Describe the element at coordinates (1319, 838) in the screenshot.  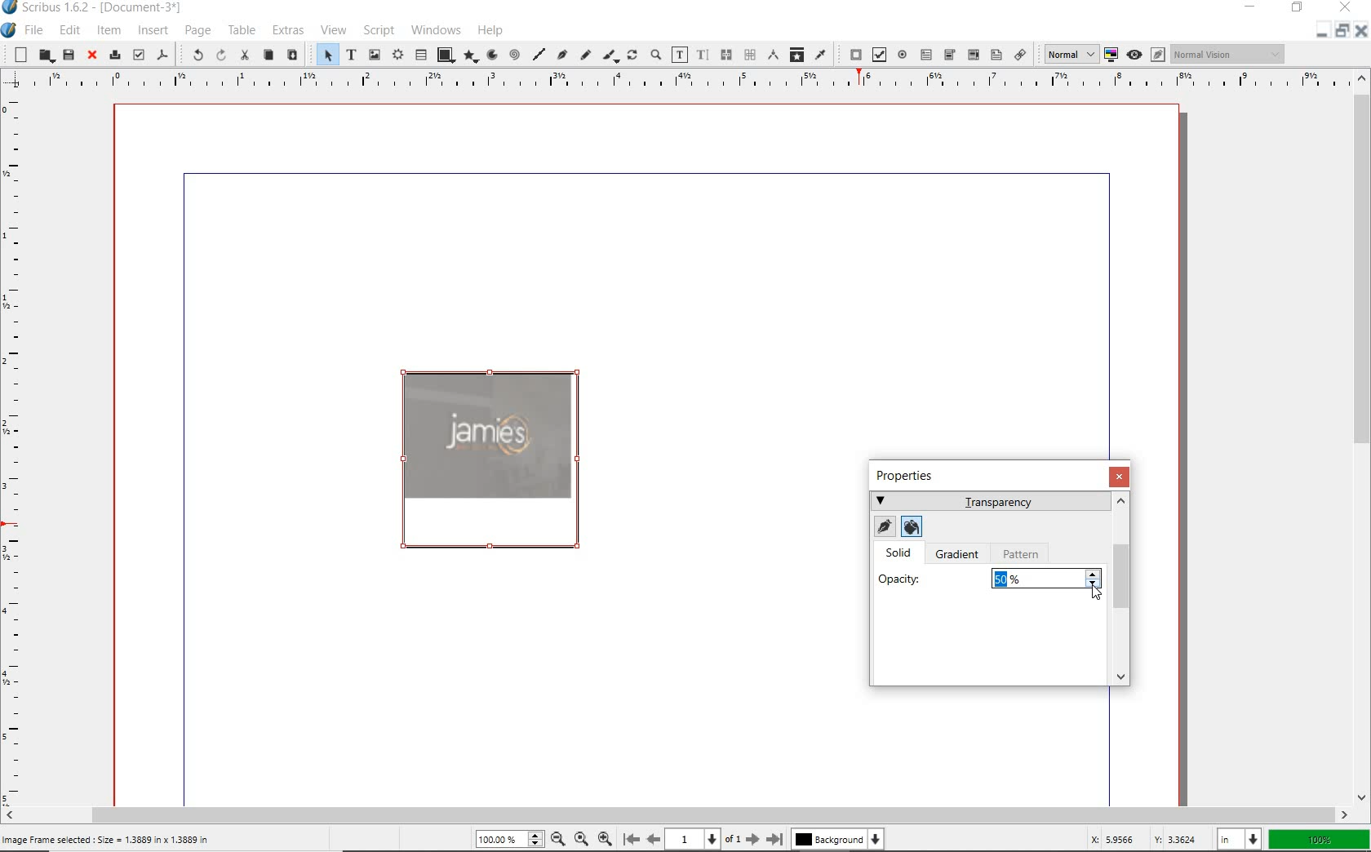
I see `zoom factor` at that location.